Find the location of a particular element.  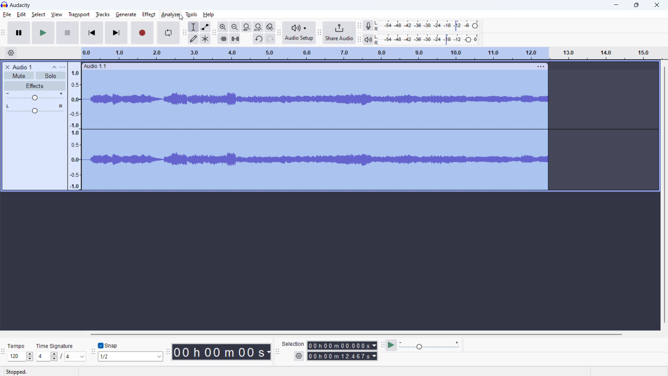

Selection is located at coordinates (295, 343).